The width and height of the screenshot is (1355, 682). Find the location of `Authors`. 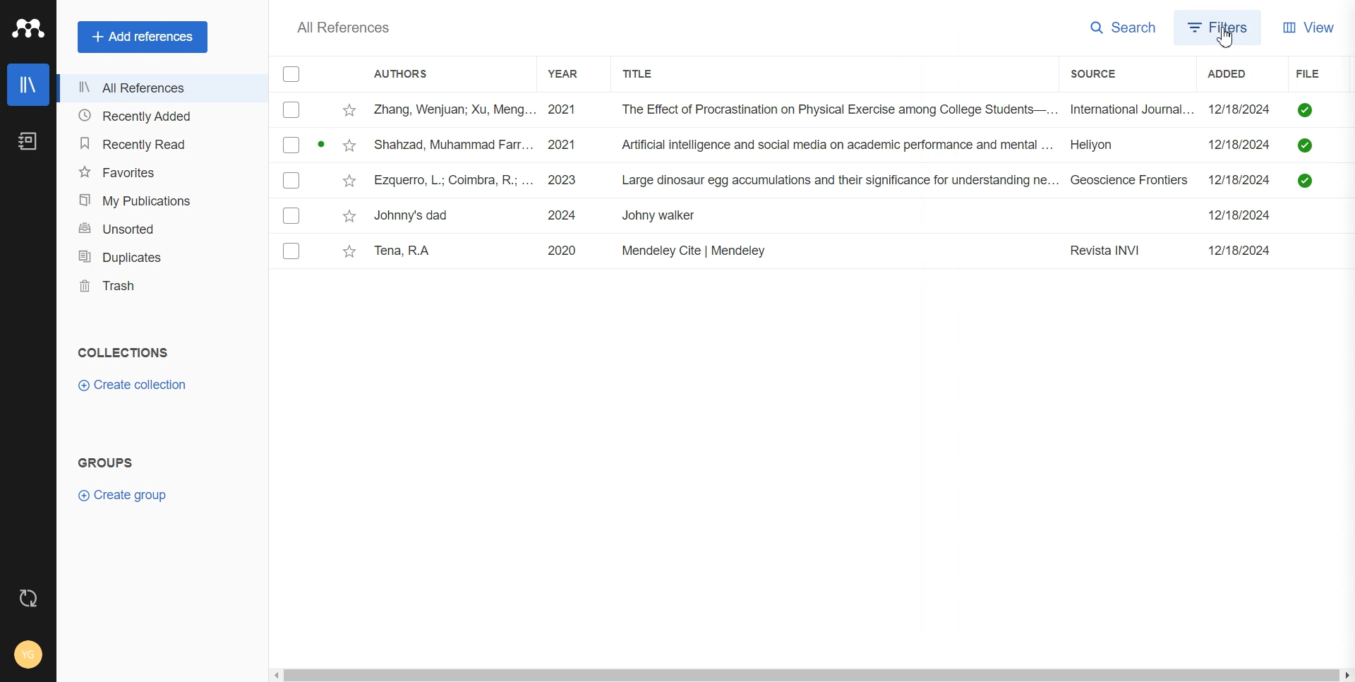

Authors is located at coordinates (409, 73).